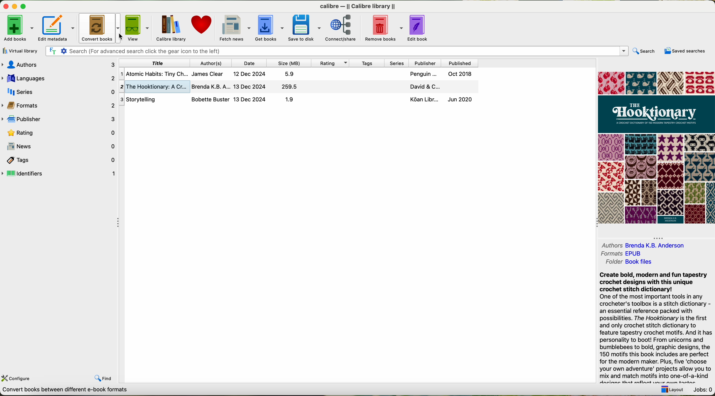 The height and width of the screenshot is (396, 715). What do you see at coordinates (104, 377) in the screenshot?
I see `find` at bounding box center [104, 377].